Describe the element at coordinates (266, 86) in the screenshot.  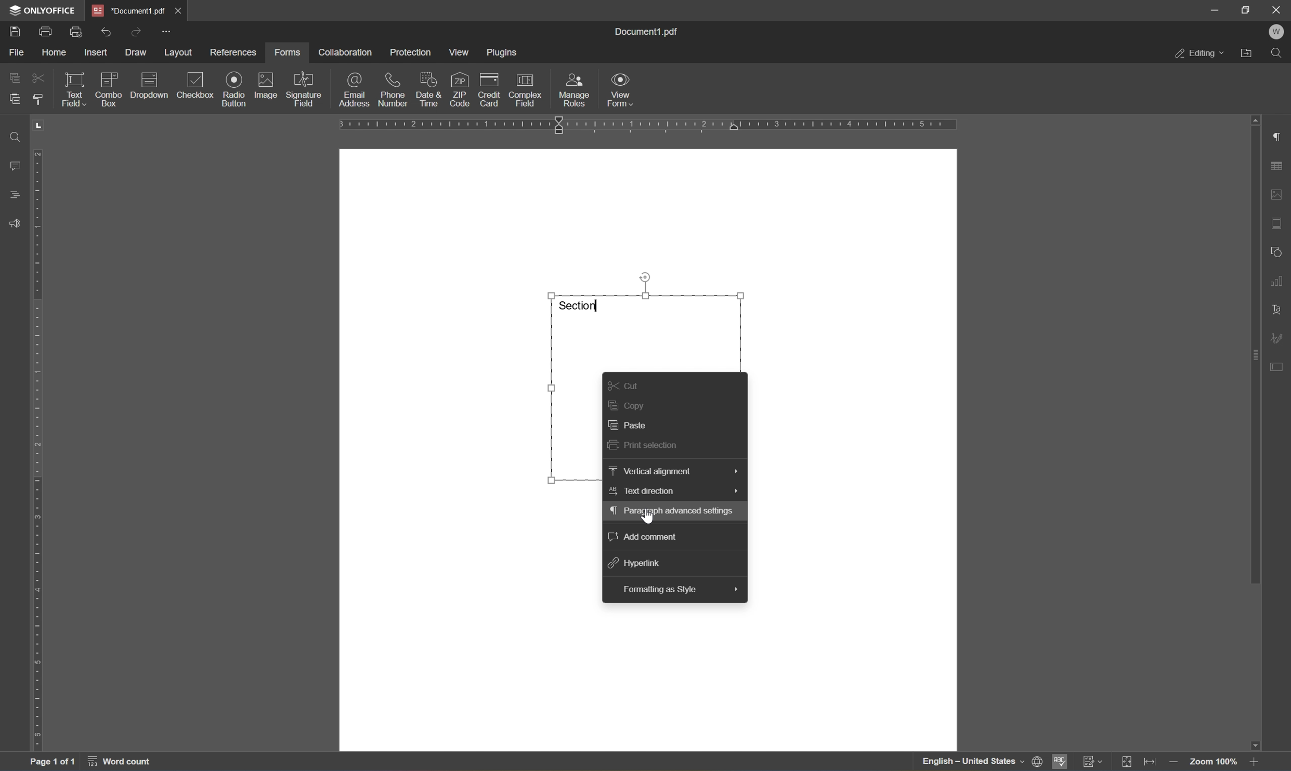
I see `image` at that location.